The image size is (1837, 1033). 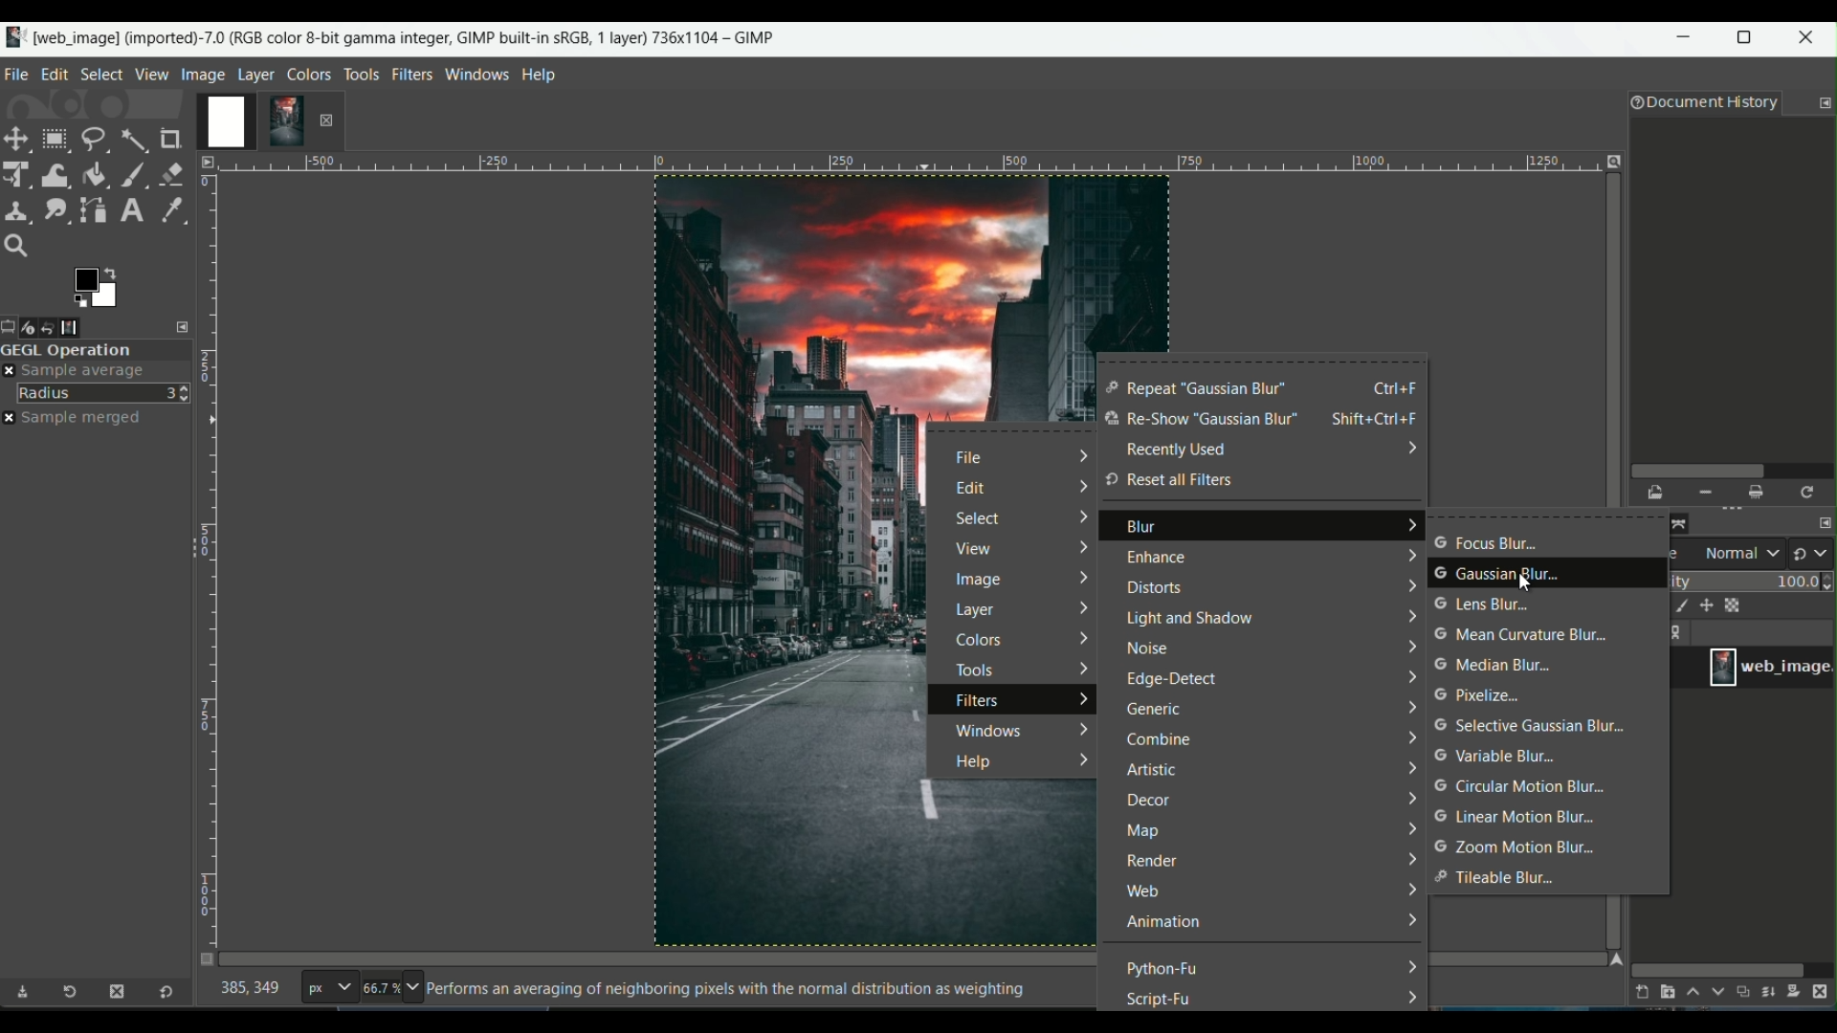 What do you see at coordinates (478, 74) in the screenshot?
I see `windows tab` at bounding box center [478, 74].